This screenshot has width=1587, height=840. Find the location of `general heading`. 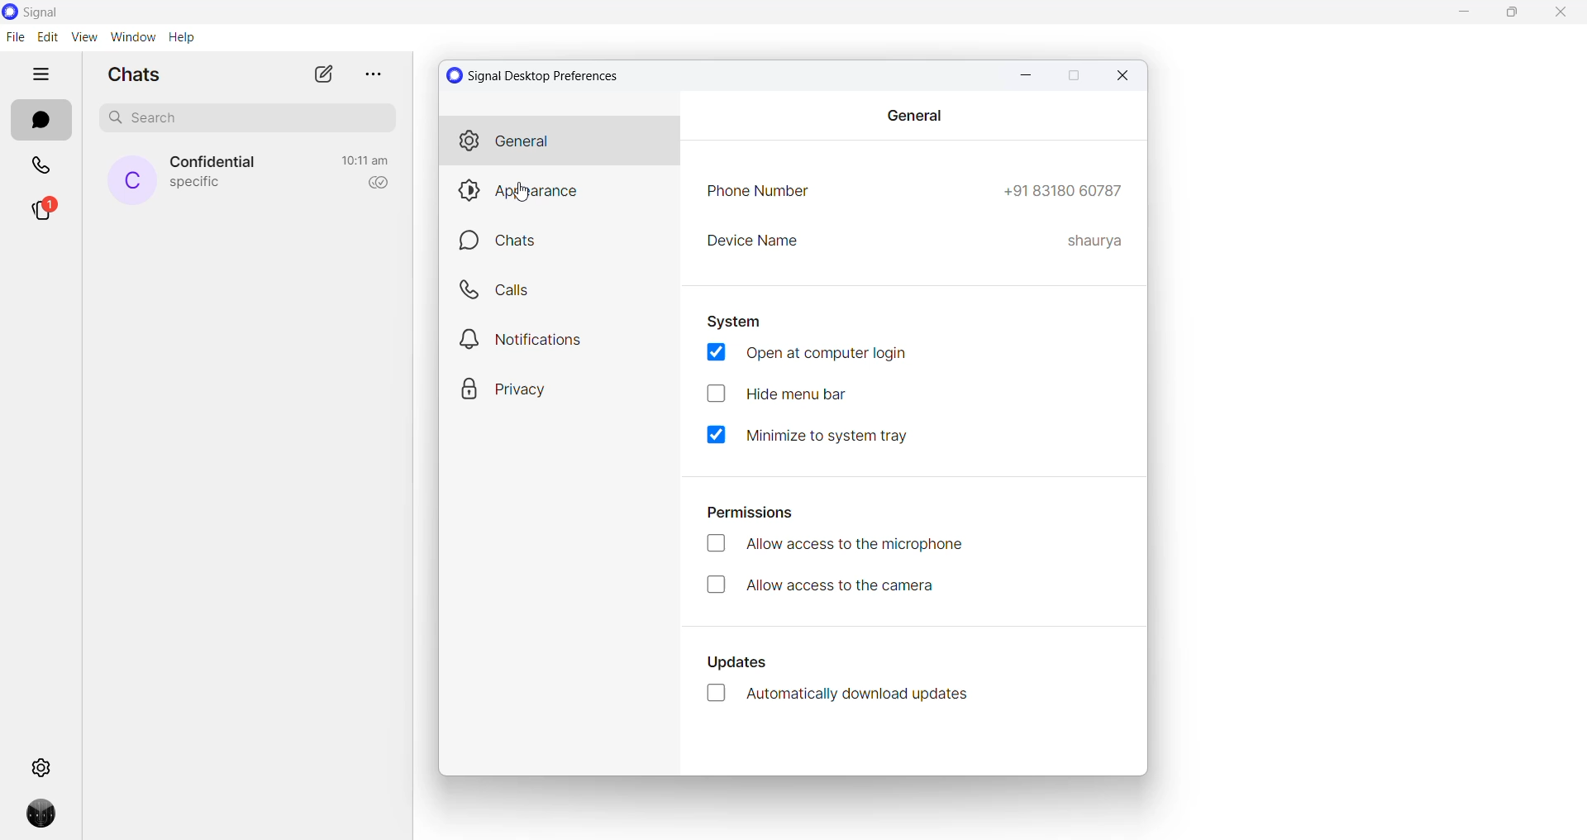

general heading is located at coordinates (917, 115).